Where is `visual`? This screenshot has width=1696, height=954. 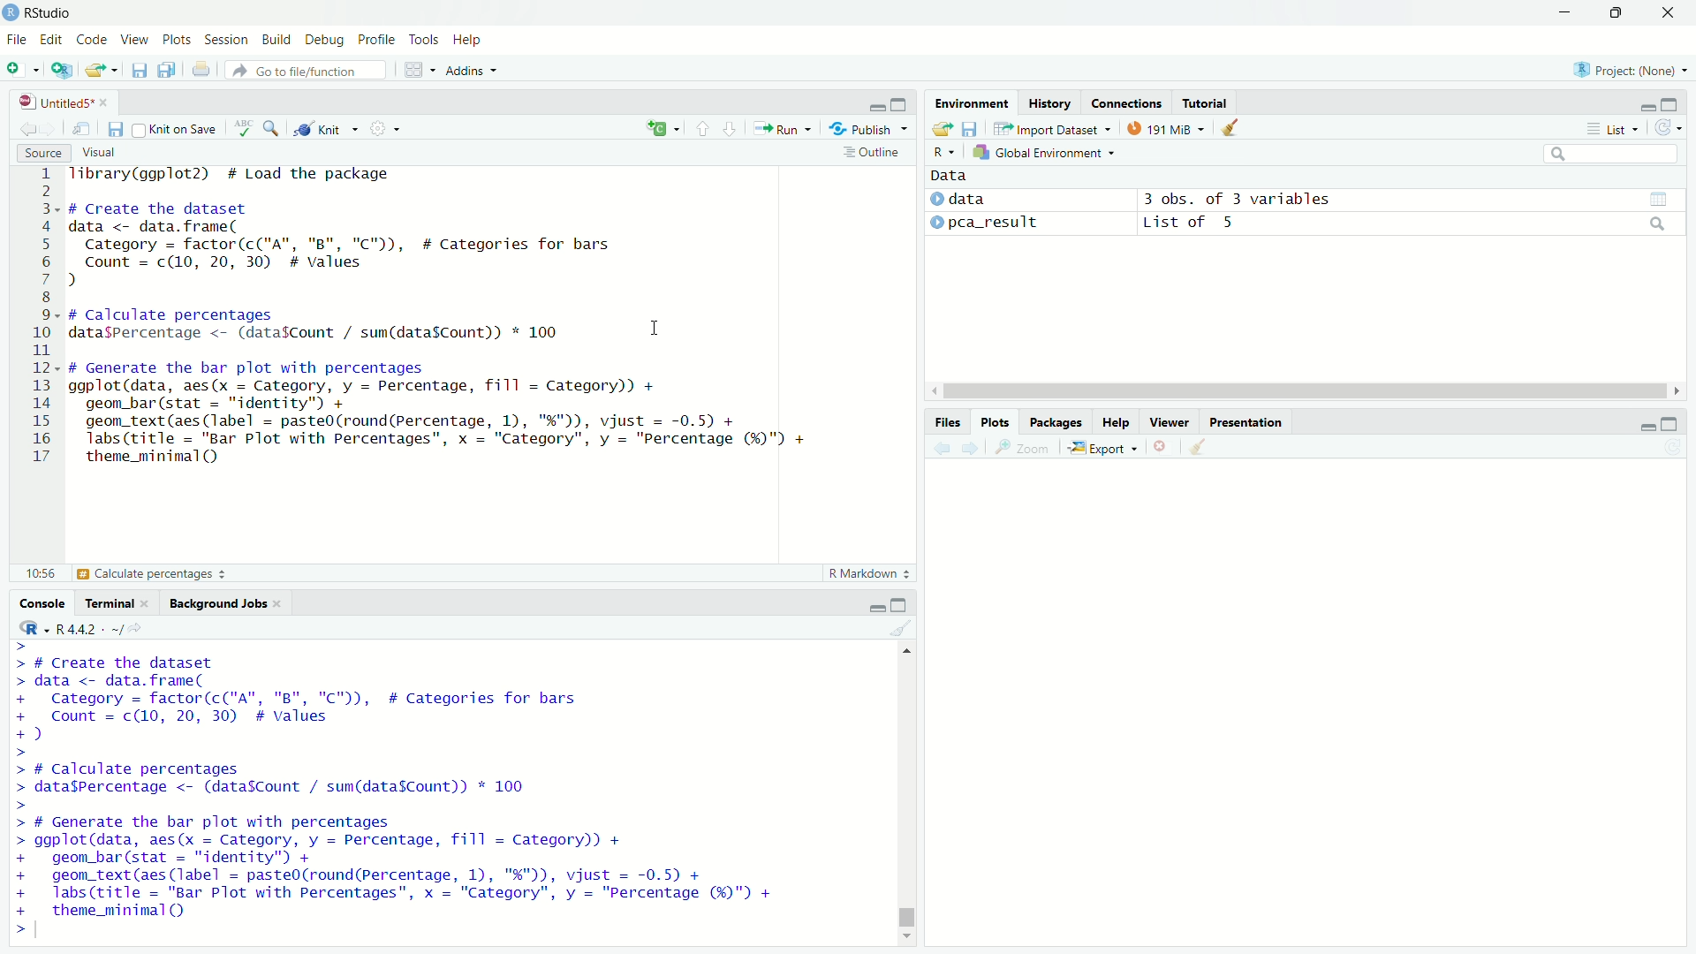 visual is located at coordinates (103, 152).